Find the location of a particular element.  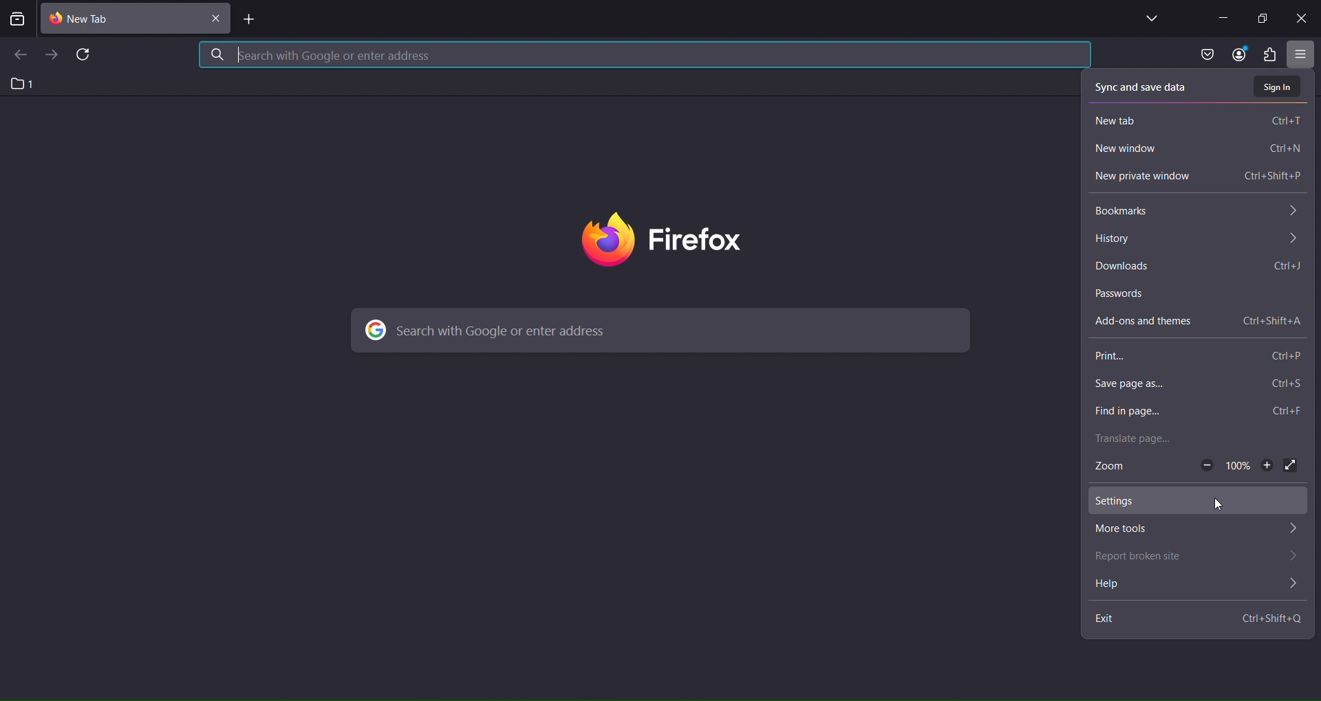

translate page is located at coordinates (1192, 441).